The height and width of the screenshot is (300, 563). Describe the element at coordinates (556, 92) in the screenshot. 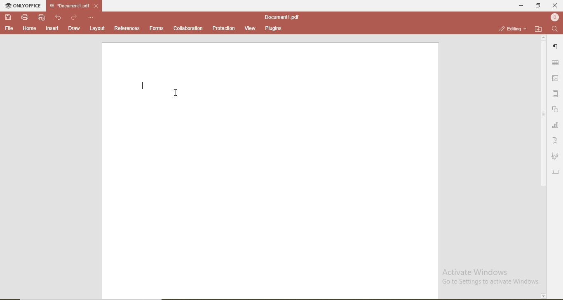

I see `margin` at that location.